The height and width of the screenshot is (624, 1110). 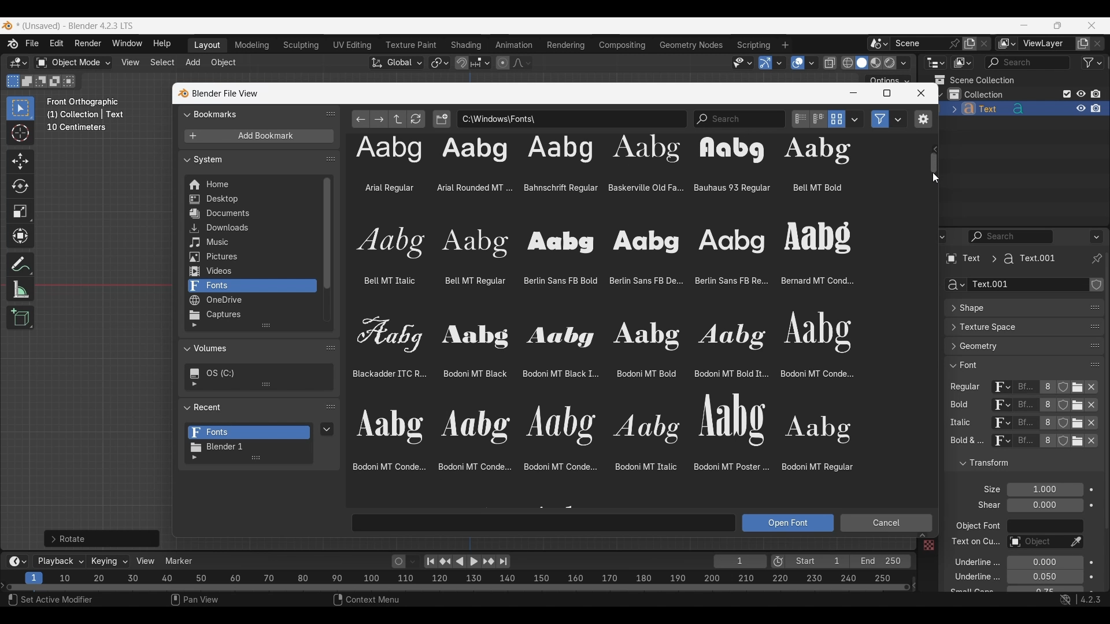 I want to click on Display settings, so click(x=855, y=119).